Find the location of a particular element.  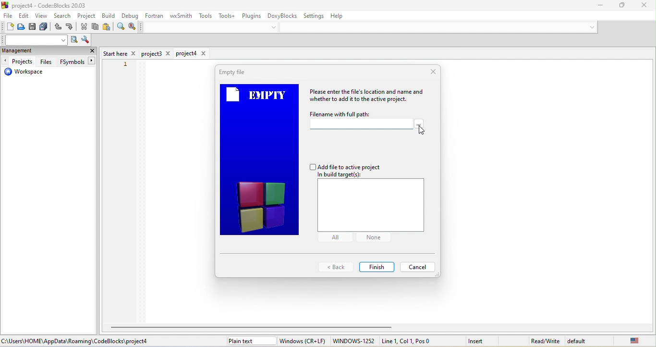

debug is located at coordinates (129, 16).